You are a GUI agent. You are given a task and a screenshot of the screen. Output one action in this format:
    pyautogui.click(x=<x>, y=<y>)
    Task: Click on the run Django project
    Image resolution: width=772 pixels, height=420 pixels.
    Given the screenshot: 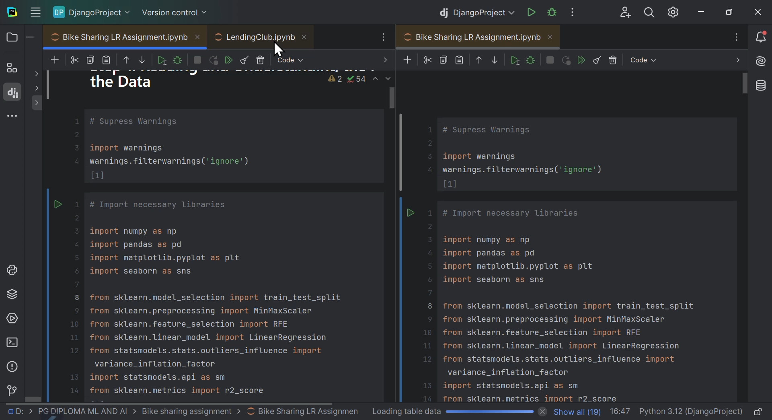 What is the action you would take?
    pyautogui.click(x=530, y=10)
    